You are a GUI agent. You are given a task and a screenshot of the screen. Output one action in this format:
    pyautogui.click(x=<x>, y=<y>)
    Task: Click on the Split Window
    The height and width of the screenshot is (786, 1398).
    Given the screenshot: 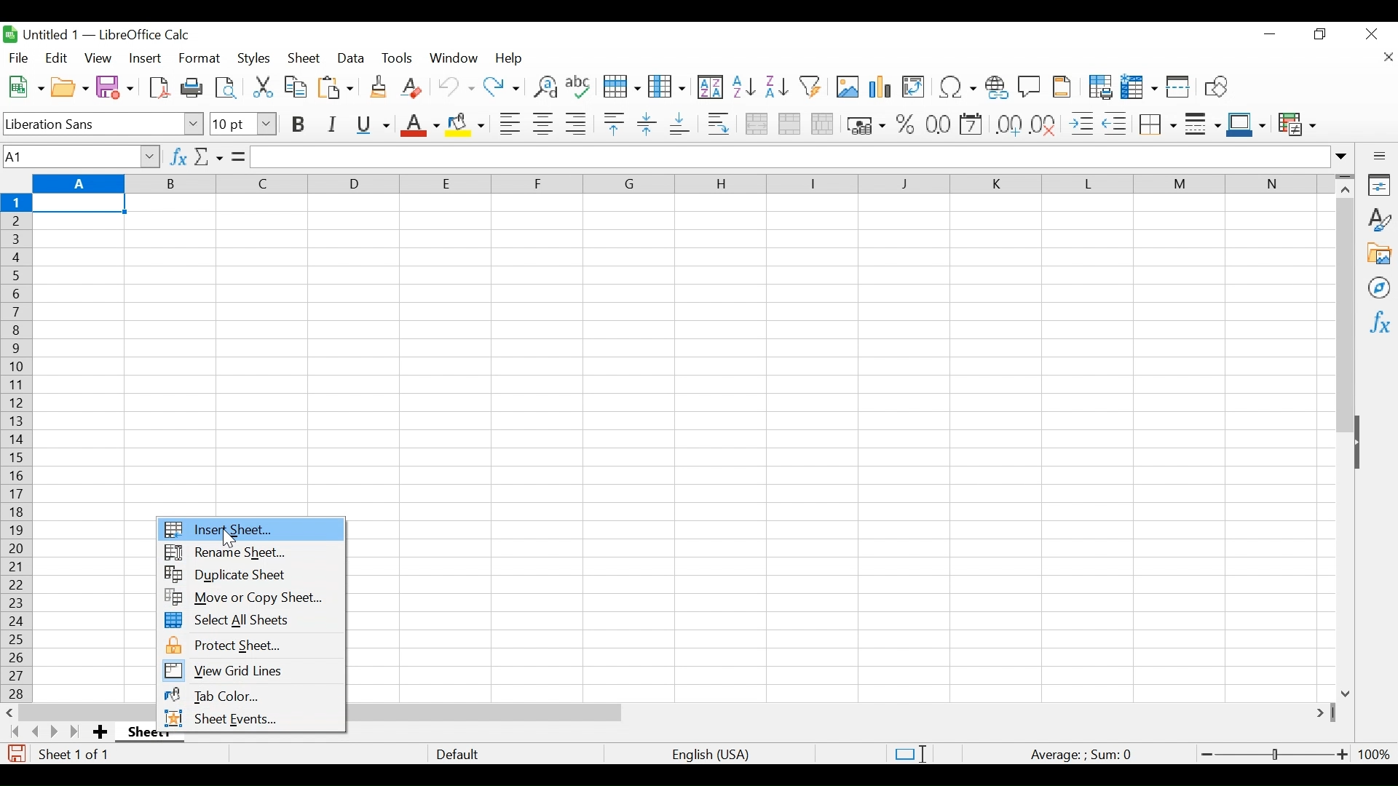 What is the action you would take?
    pyautogui.click(x=1178, y=87)
    